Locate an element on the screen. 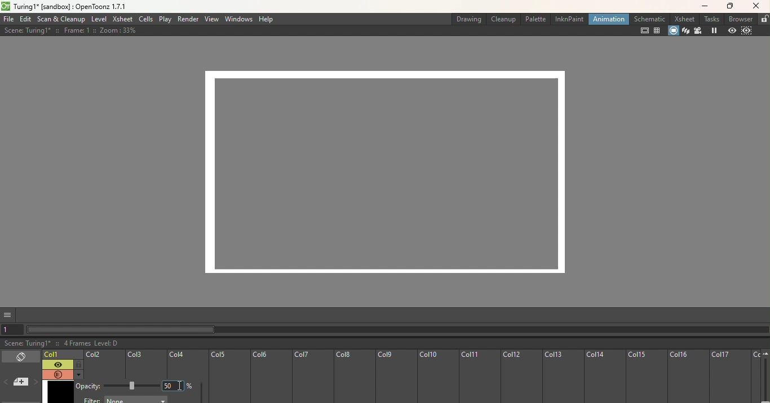  Preview visibility toggle is located at coordinates (56, 364).